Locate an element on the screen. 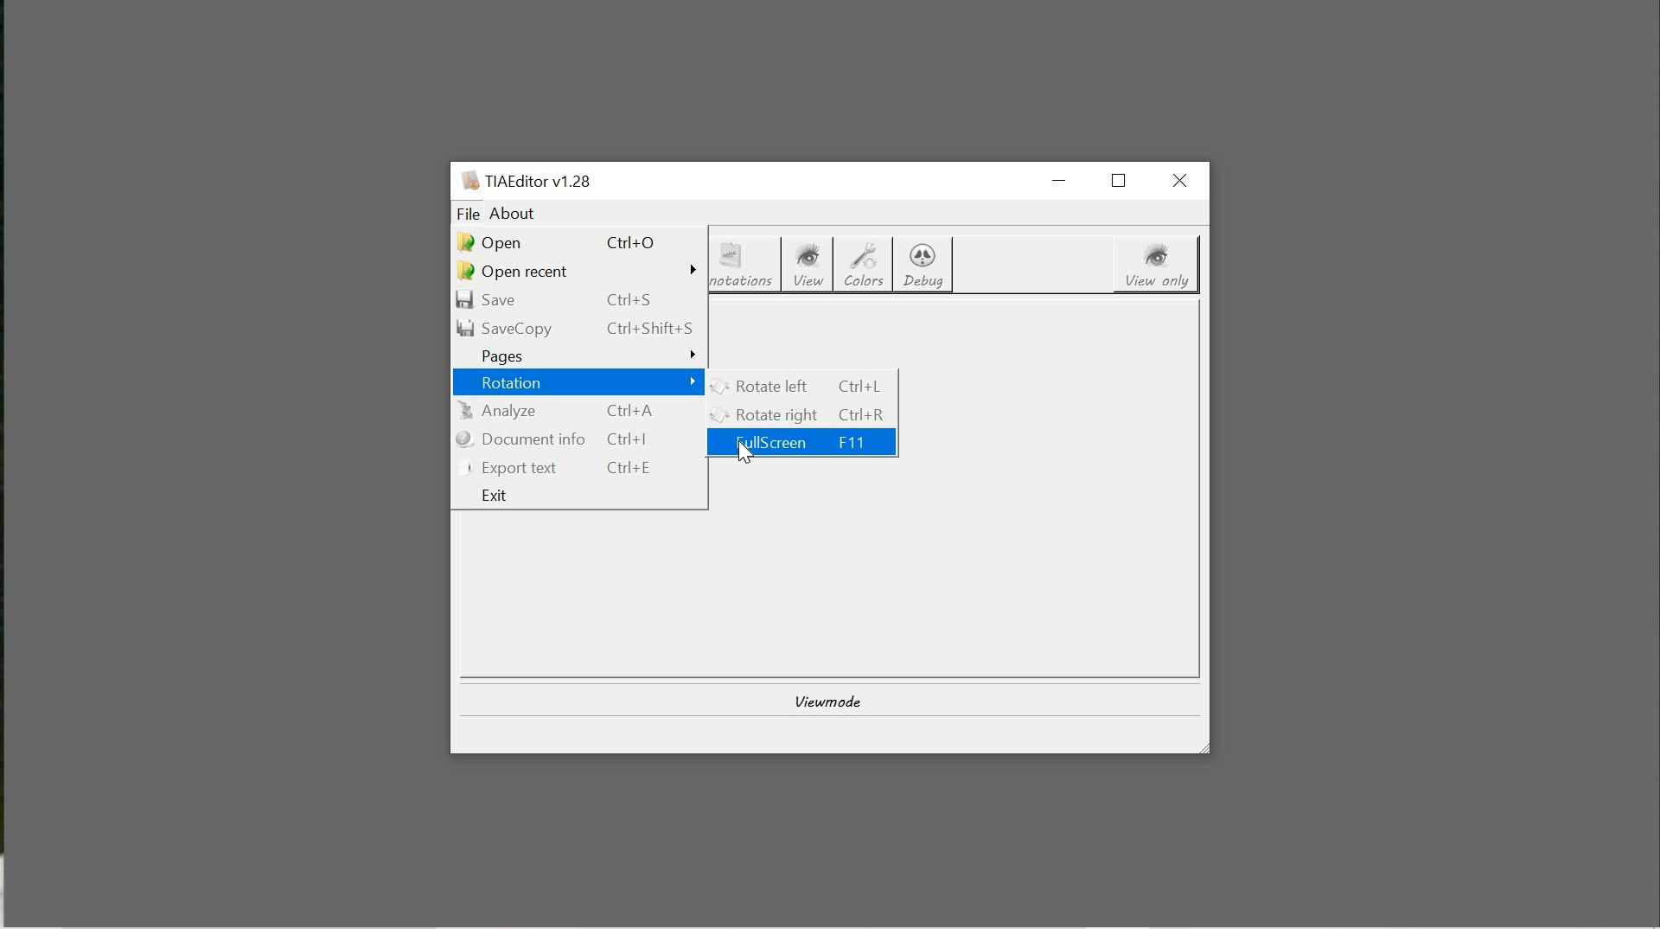 The image size is (1660, 929). annotations is located at coordinates (747, 266).